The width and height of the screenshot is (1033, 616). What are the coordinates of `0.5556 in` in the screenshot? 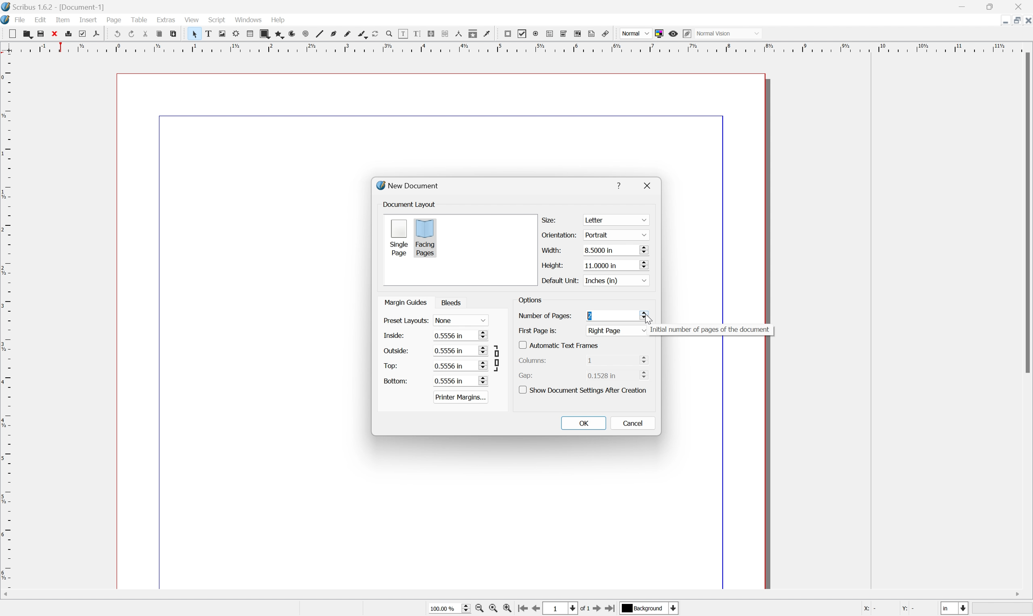 It's located at (460, 365).